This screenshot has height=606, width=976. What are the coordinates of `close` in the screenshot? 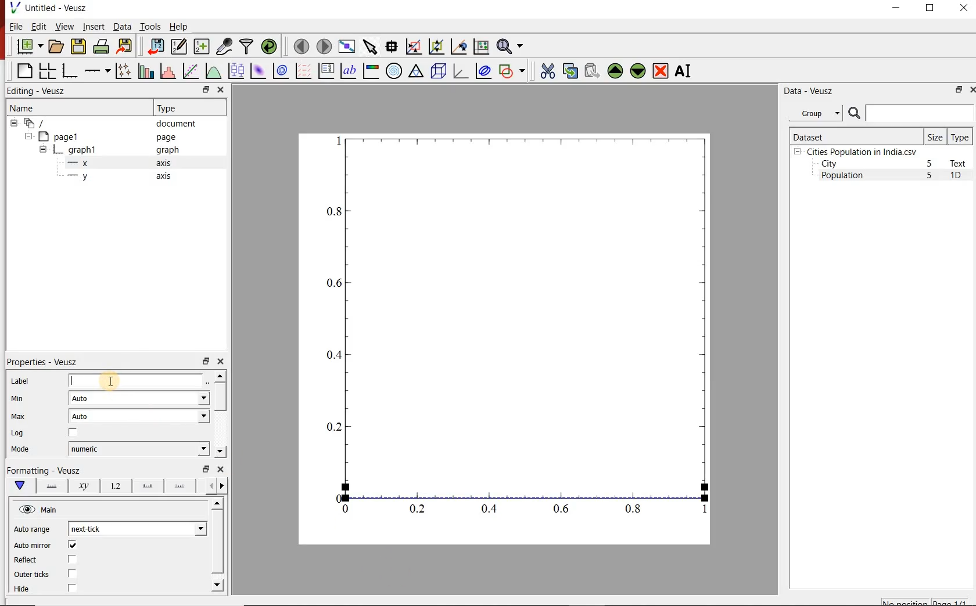 It's located at (219, 469).